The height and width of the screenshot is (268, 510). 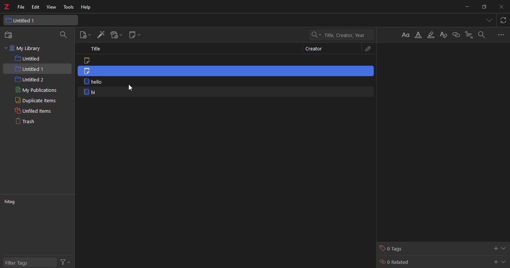 What do you see at coordinates (131, 87) in the screenshot?
I see `cursor` at bounding box center [131, 87].